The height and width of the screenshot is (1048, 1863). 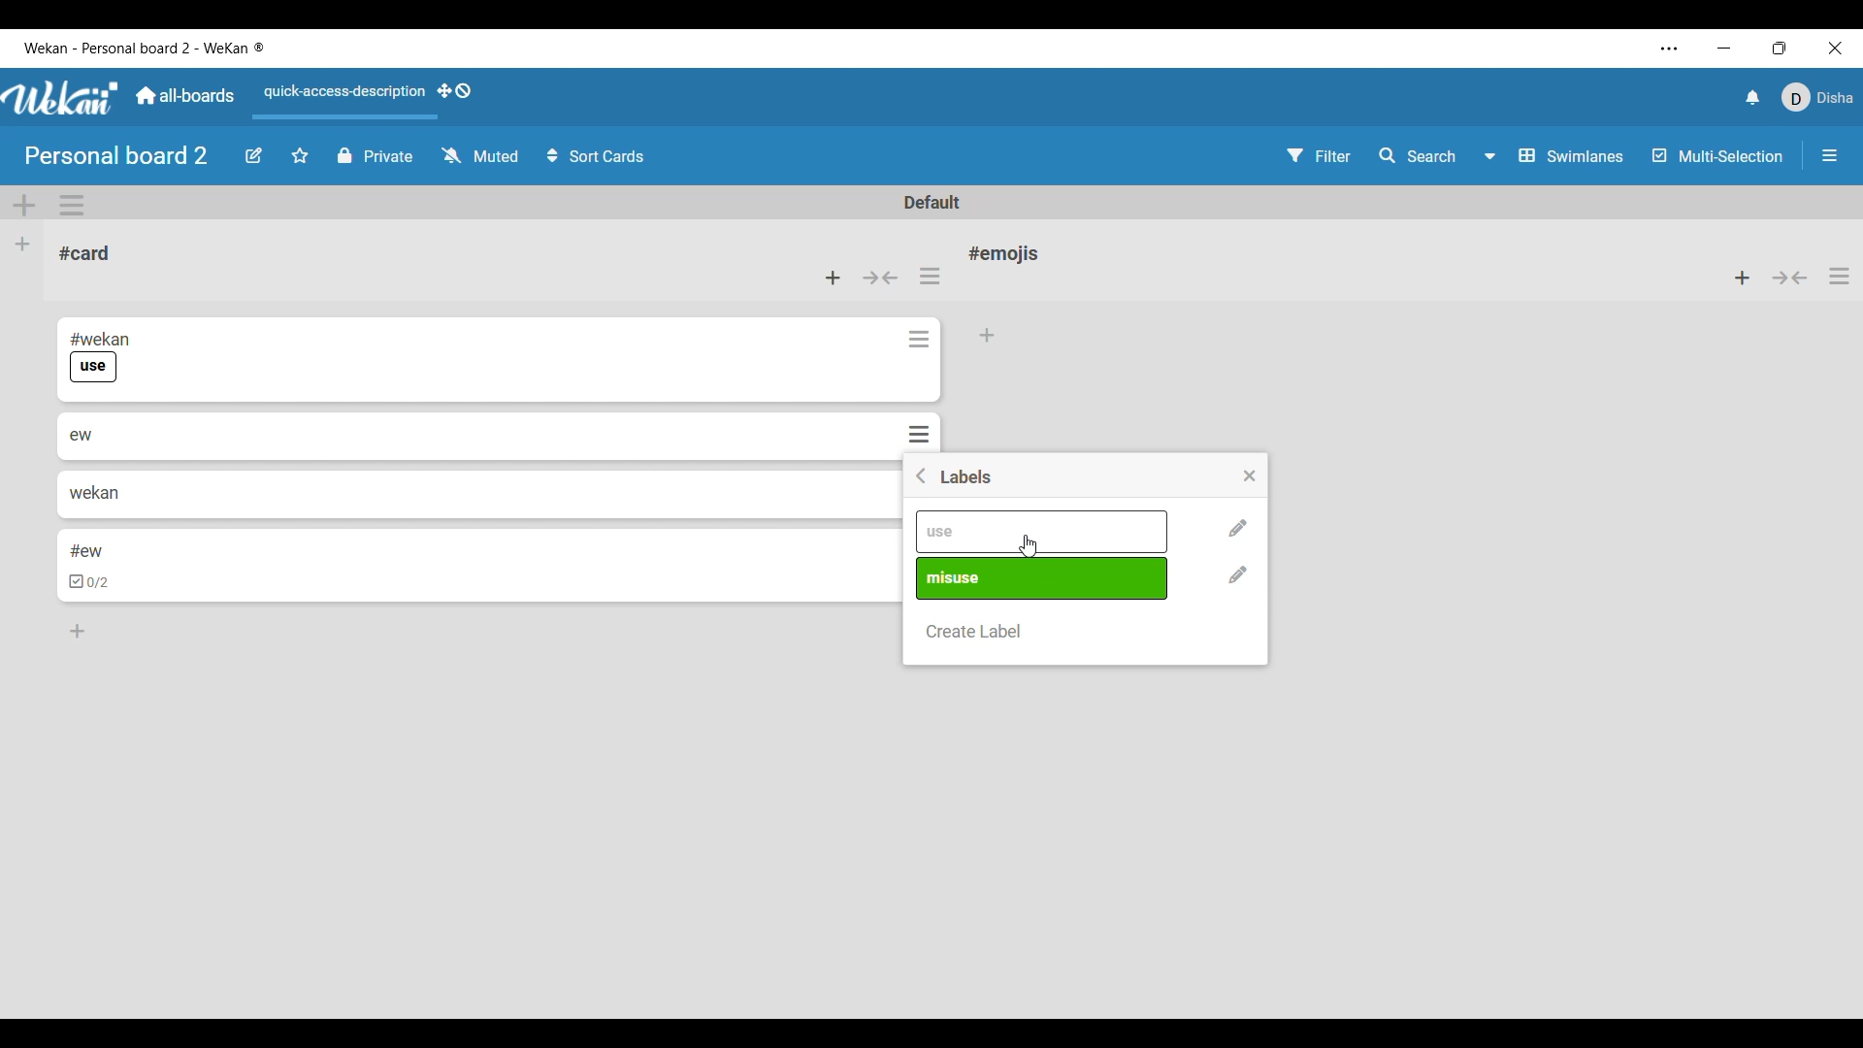 I want to click on List actions, so click(x=930, y=276).